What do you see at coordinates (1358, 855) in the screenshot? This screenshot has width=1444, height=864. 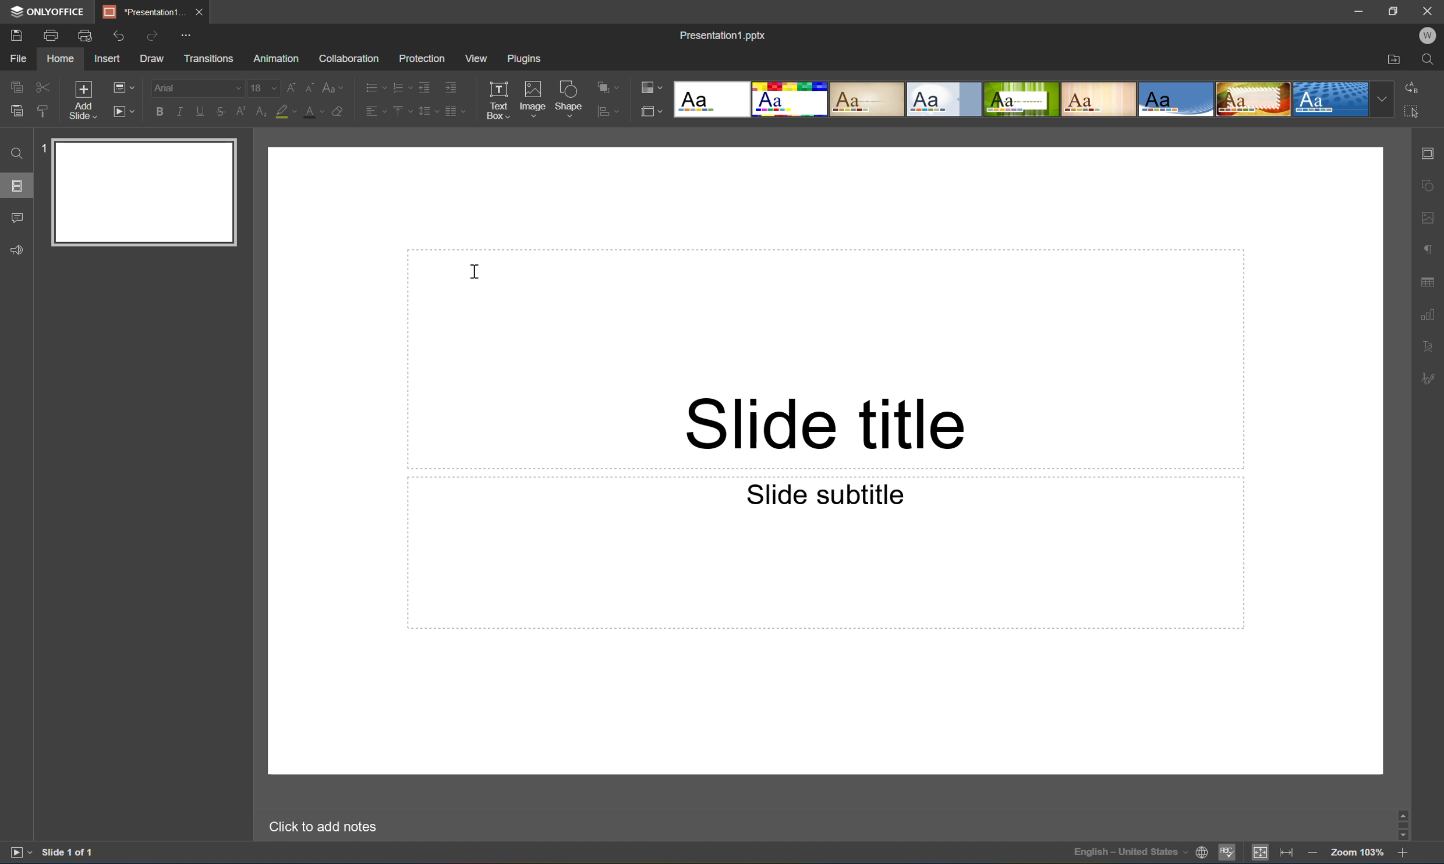 I see `Zoom 103%` at bounding box center [1358, 855].